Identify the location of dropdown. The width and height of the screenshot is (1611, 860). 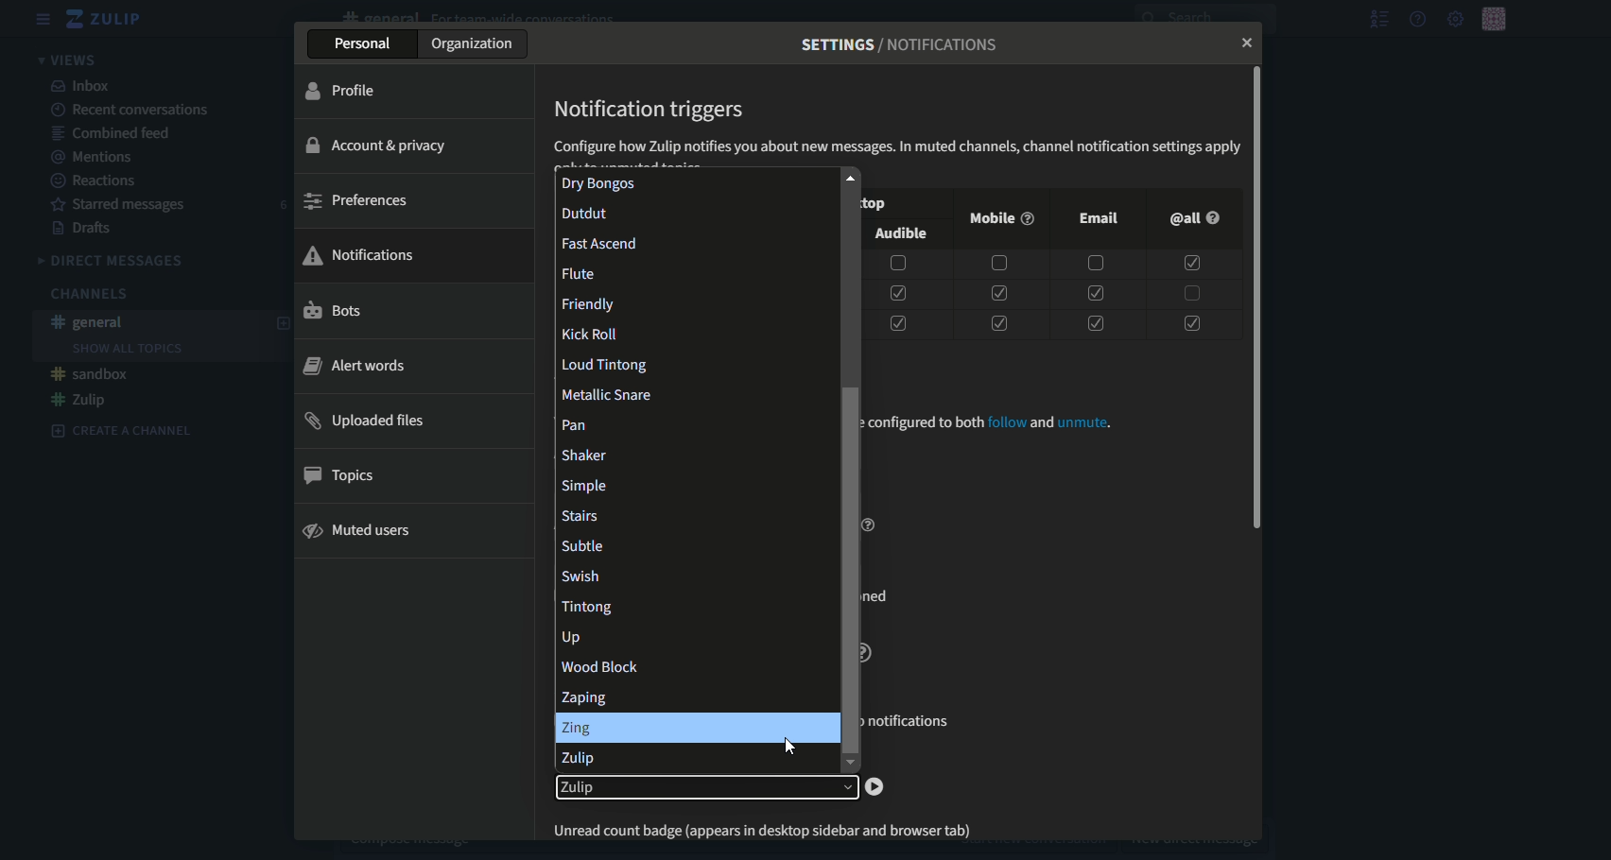
(705, 789).